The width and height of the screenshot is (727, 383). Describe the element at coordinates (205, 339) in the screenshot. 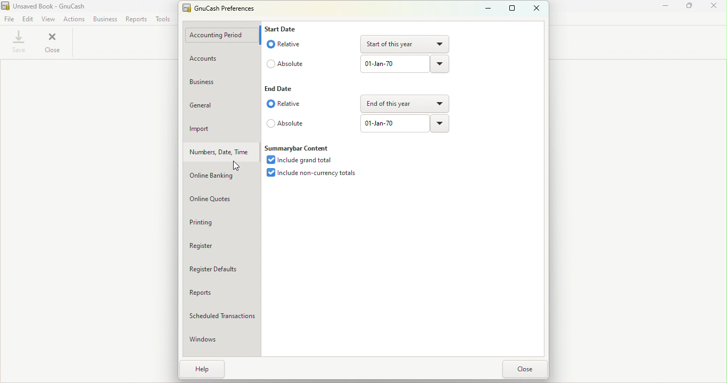

I see `Windows` at that location.